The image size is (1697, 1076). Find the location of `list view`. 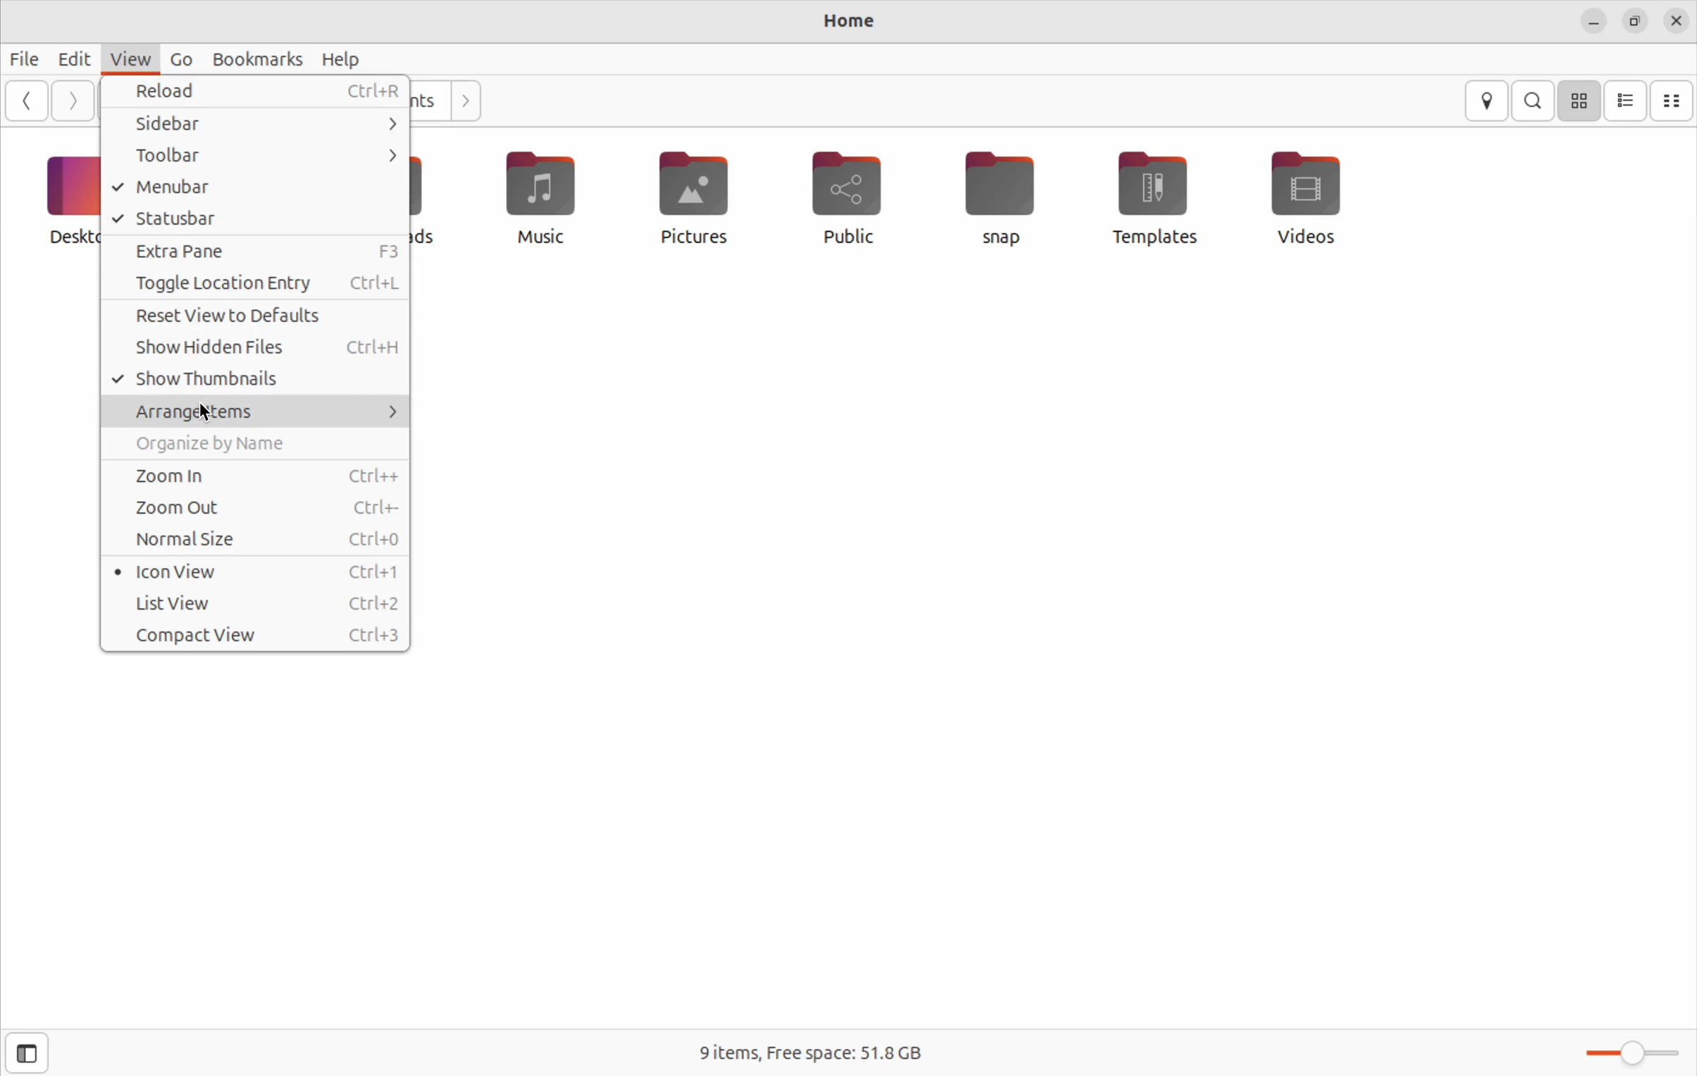

list view is located at coordinates (260, 604).